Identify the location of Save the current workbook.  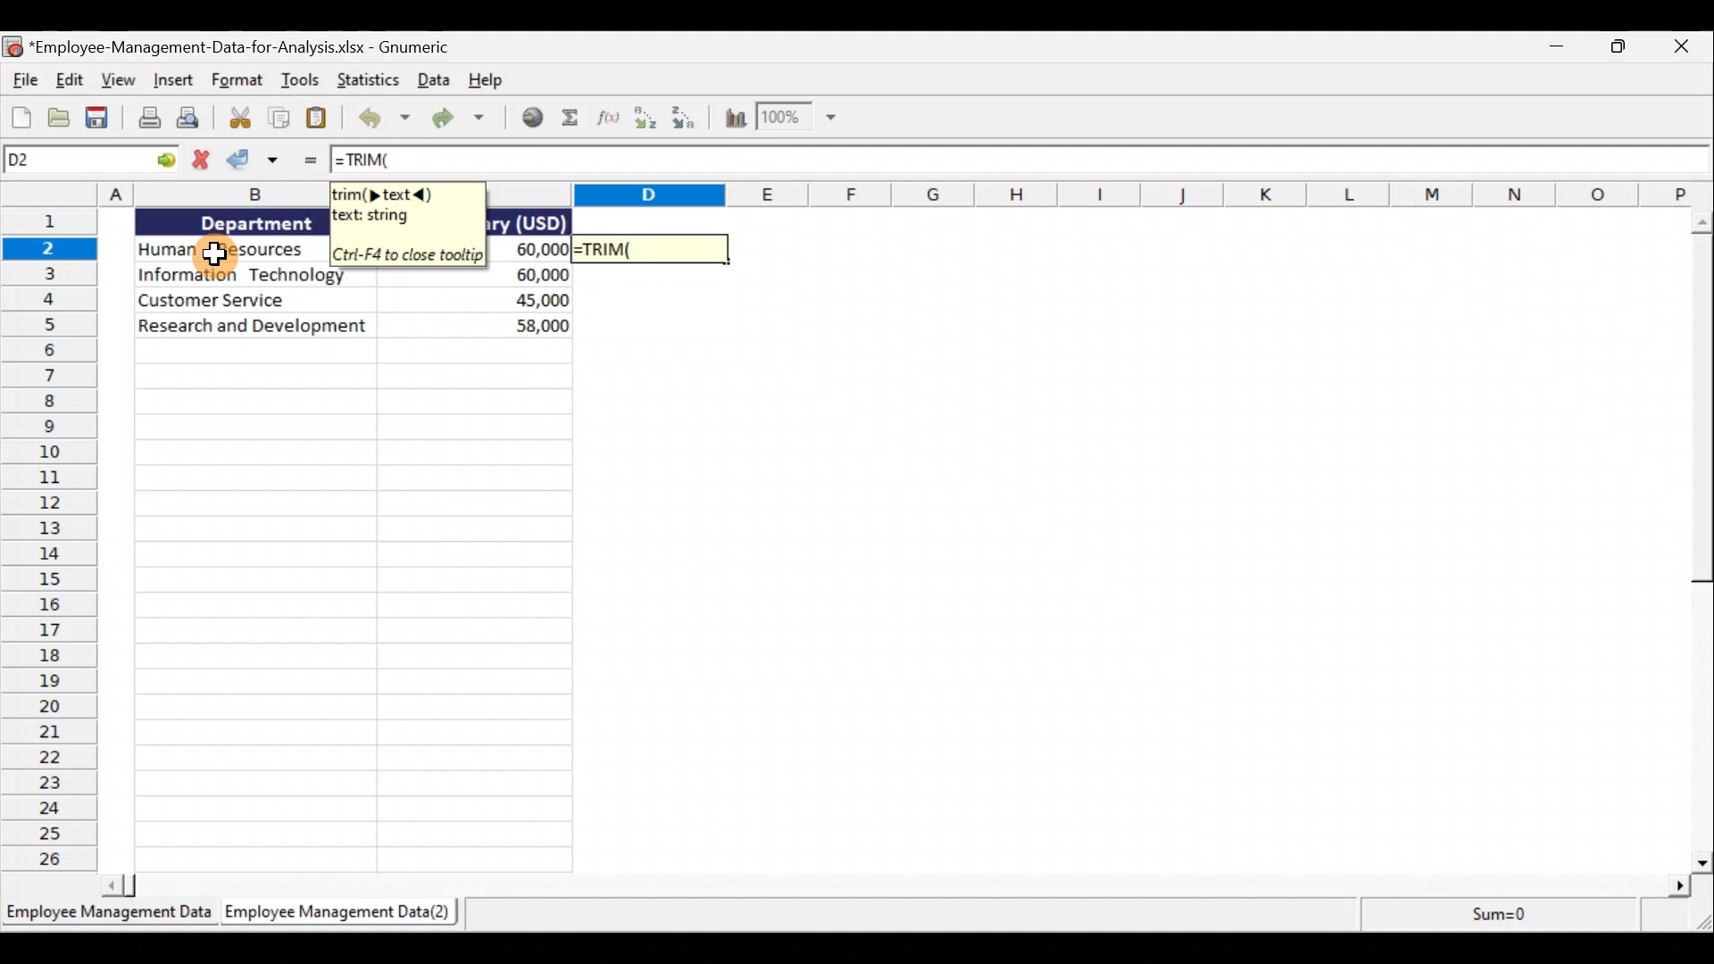
(98, 118).